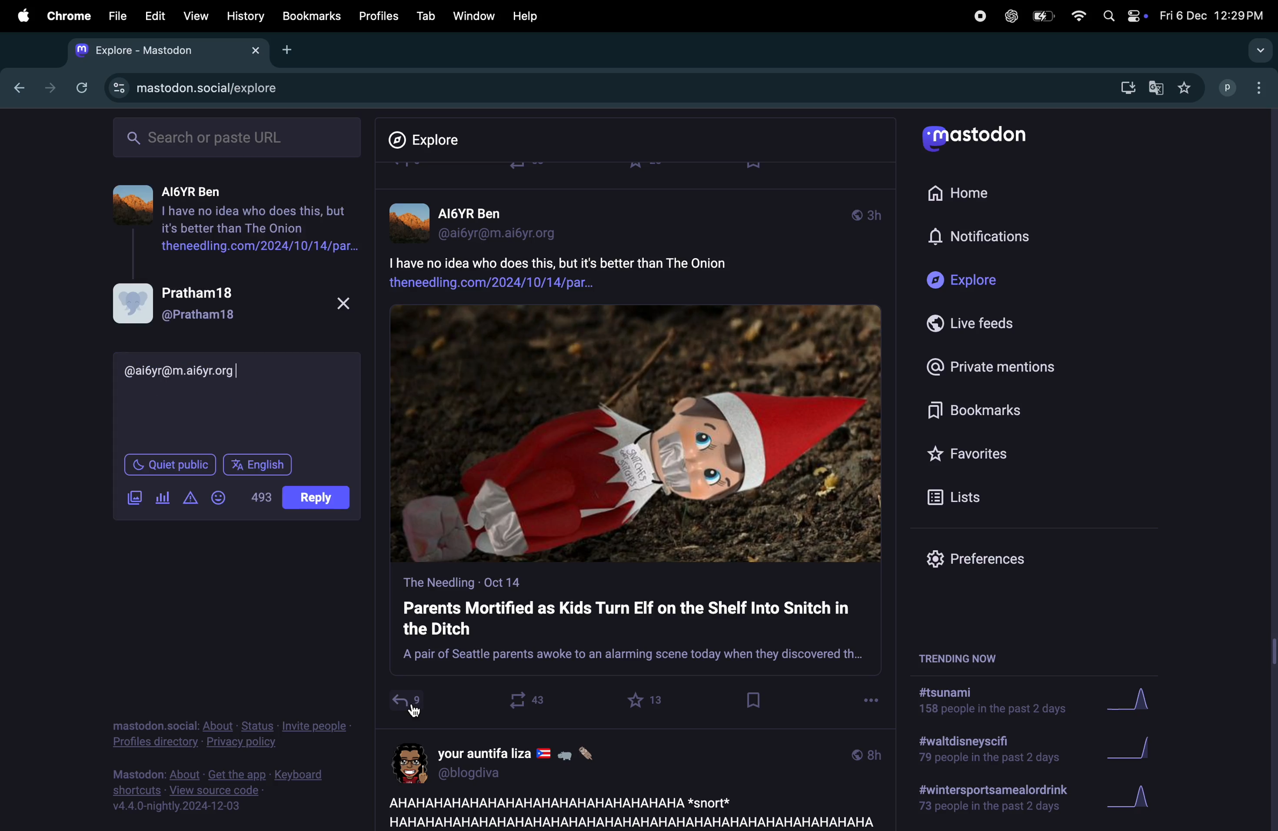  I want to click on profiles, so click(375, 16).